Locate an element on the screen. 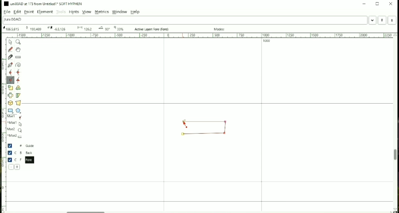  Minimize is located at coordinates (364, 4).